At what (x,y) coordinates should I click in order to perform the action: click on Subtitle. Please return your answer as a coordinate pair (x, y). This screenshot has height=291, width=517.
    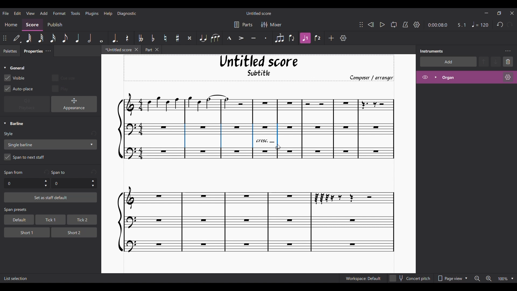
    Looking at the image, I should click on (260, 74).